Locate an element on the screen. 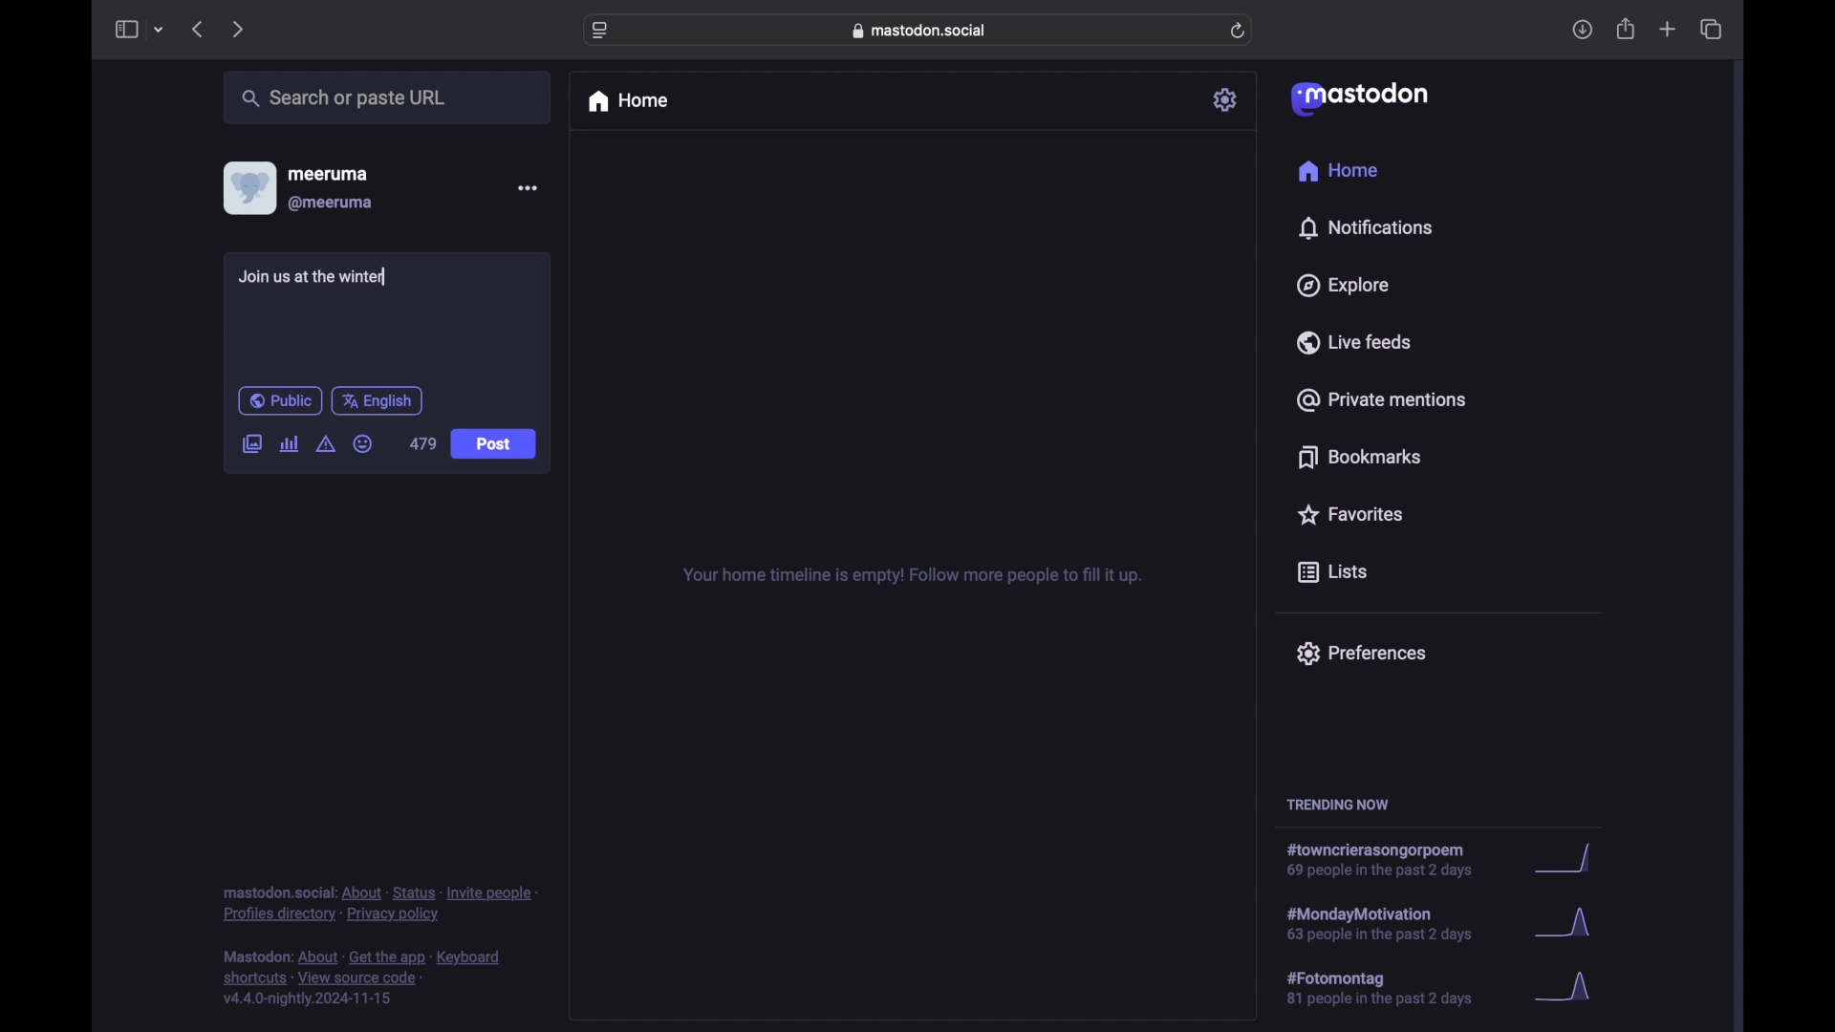  share is located at coordinates (1627, 30).